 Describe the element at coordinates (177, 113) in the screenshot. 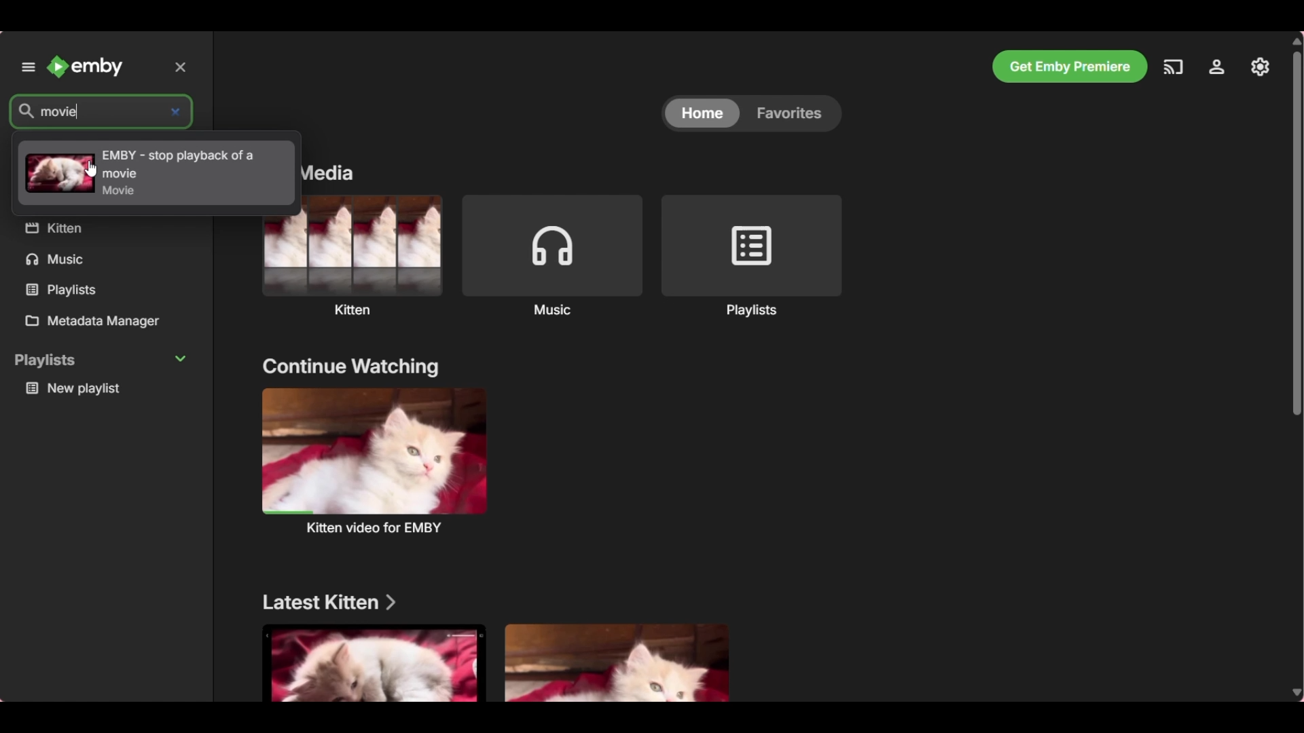

I see `close` at that location.